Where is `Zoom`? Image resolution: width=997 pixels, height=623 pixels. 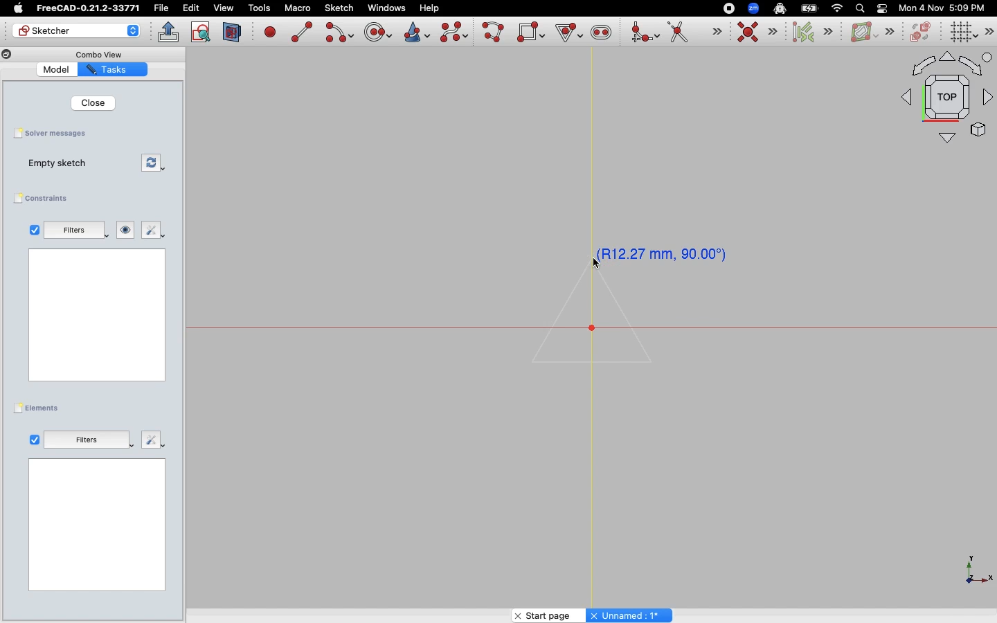 Zoom is located at coordinates (754, 8).